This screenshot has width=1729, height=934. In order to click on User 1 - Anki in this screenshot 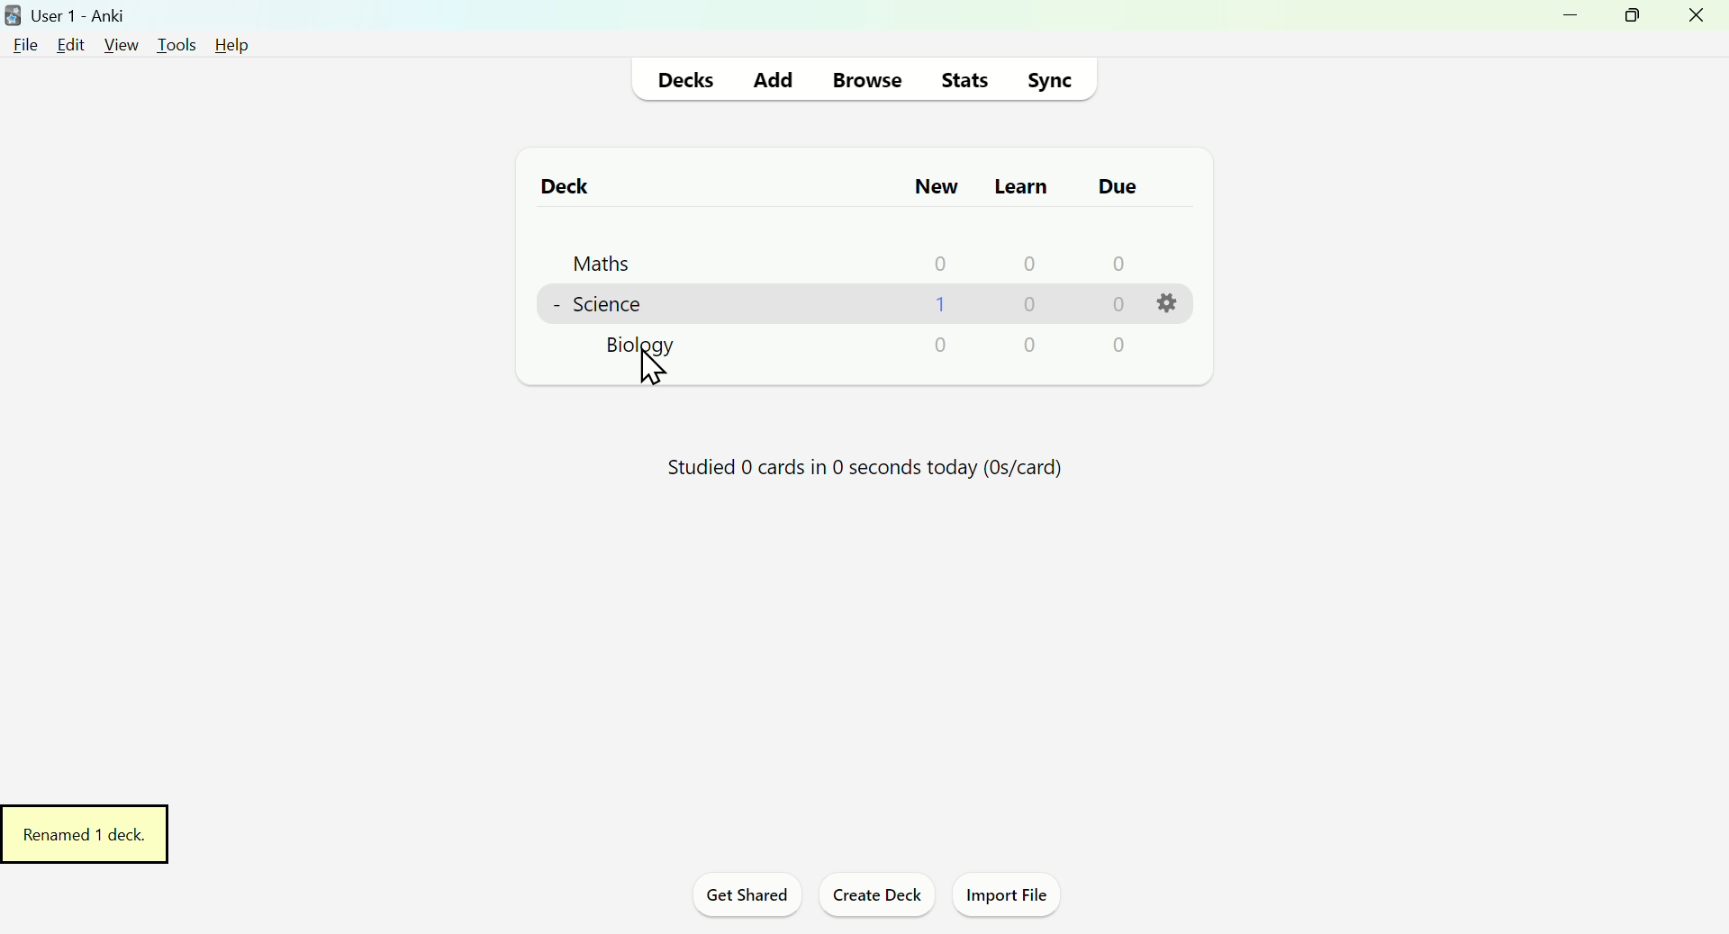, I will do `click(70, 13)`.